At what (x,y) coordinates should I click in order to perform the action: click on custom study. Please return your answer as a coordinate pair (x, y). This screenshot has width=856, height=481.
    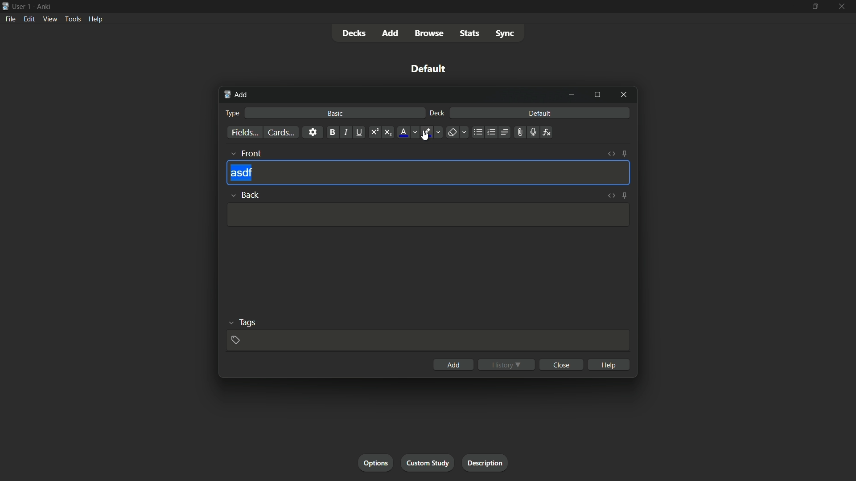
    Looking at the image, I should click on (427, 463).